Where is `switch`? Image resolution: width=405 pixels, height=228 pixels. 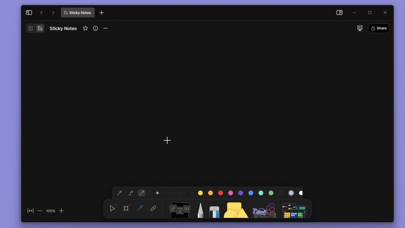
switch is located at coordinates (35, 28).